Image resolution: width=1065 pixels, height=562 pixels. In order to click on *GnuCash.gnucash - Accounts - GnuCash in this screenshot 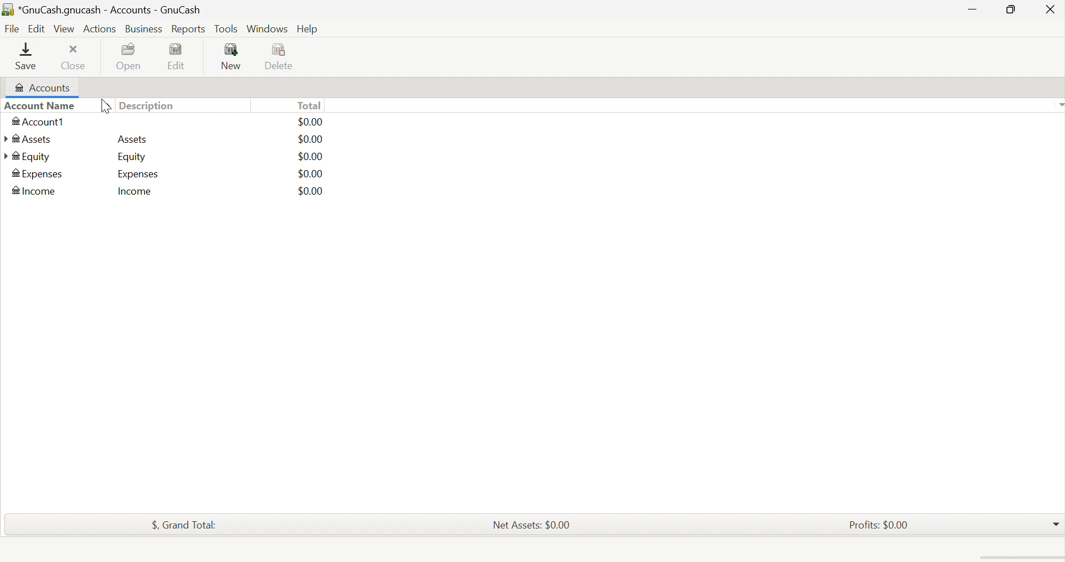, I will do `click(101, 9)`.